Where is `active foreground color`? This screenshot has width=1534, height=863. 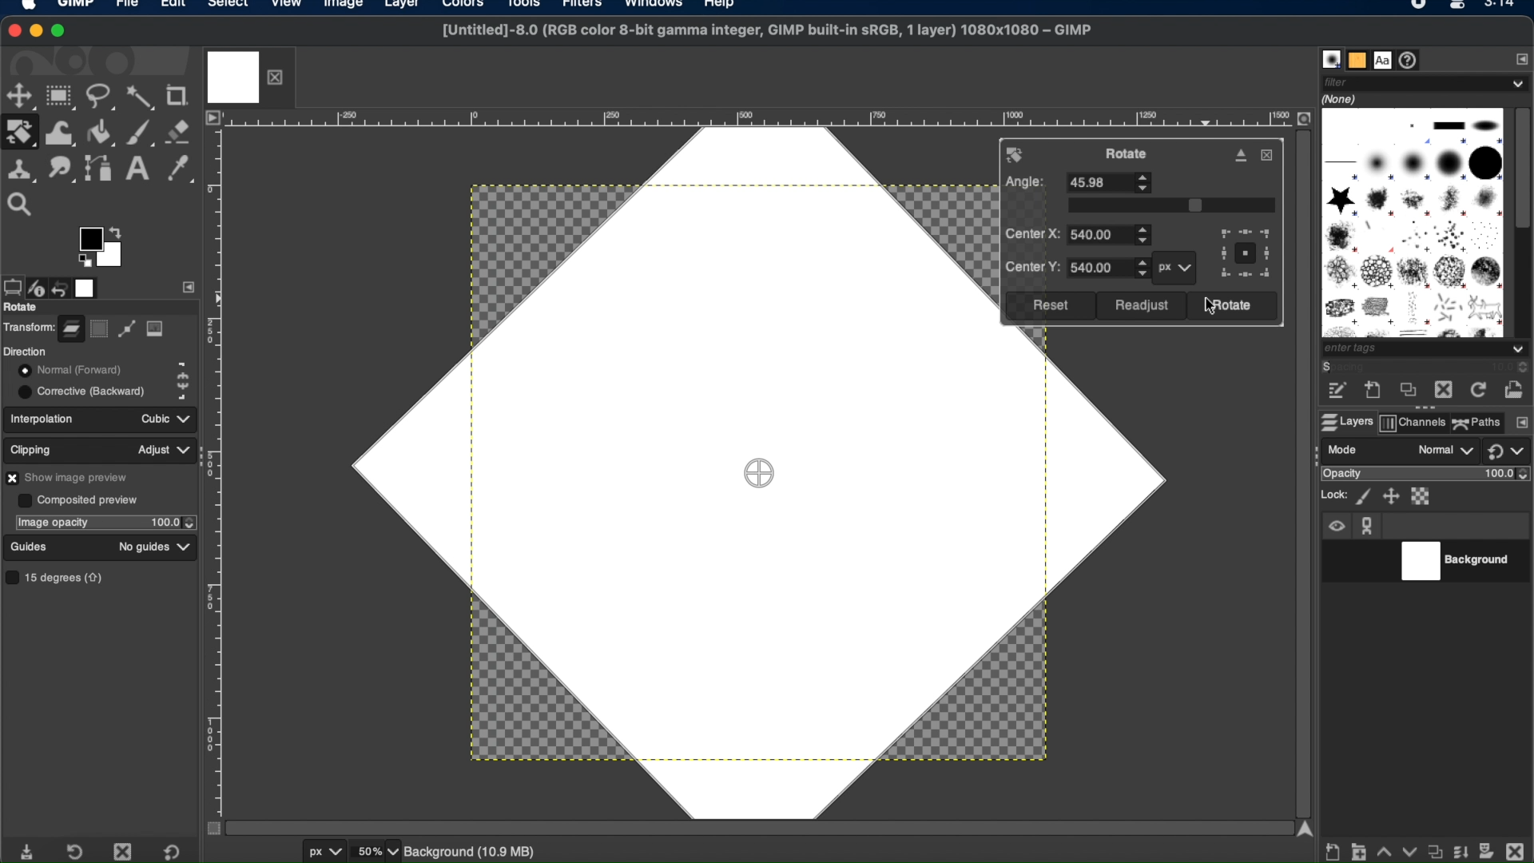 active foreground color is located at coordinates (89, 239).